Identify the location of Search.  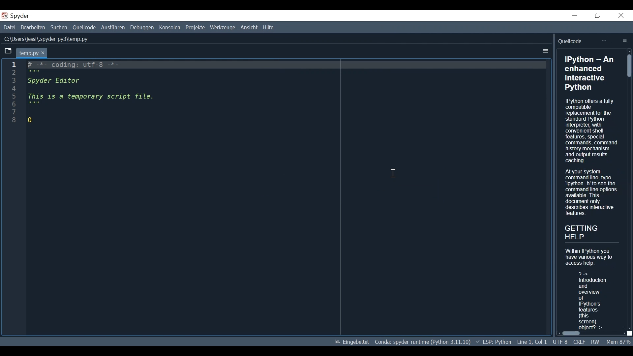
(59, 28).